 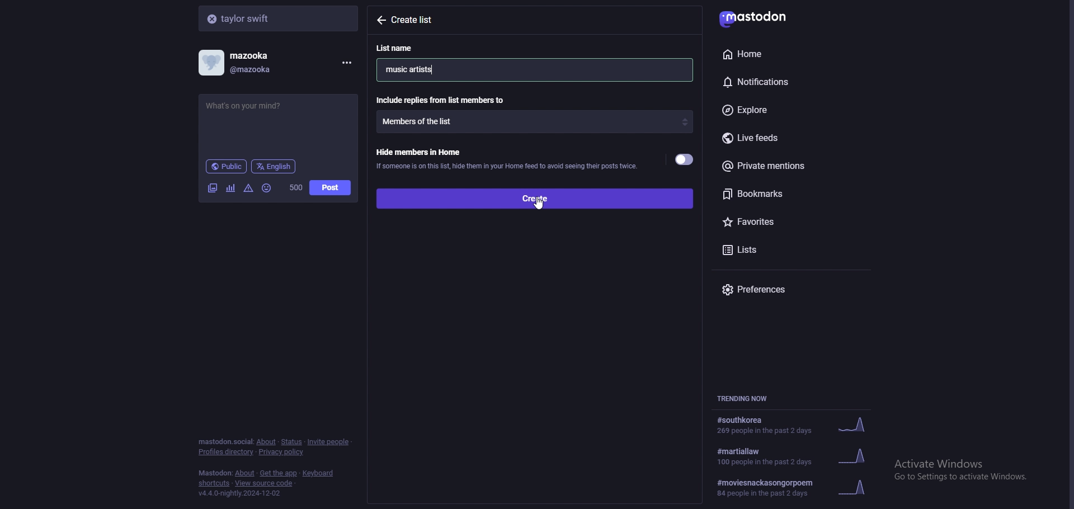 What do you see at coordinates (226, 166) in the screenshot?
I see `audience` at bounding box center [226, 166].